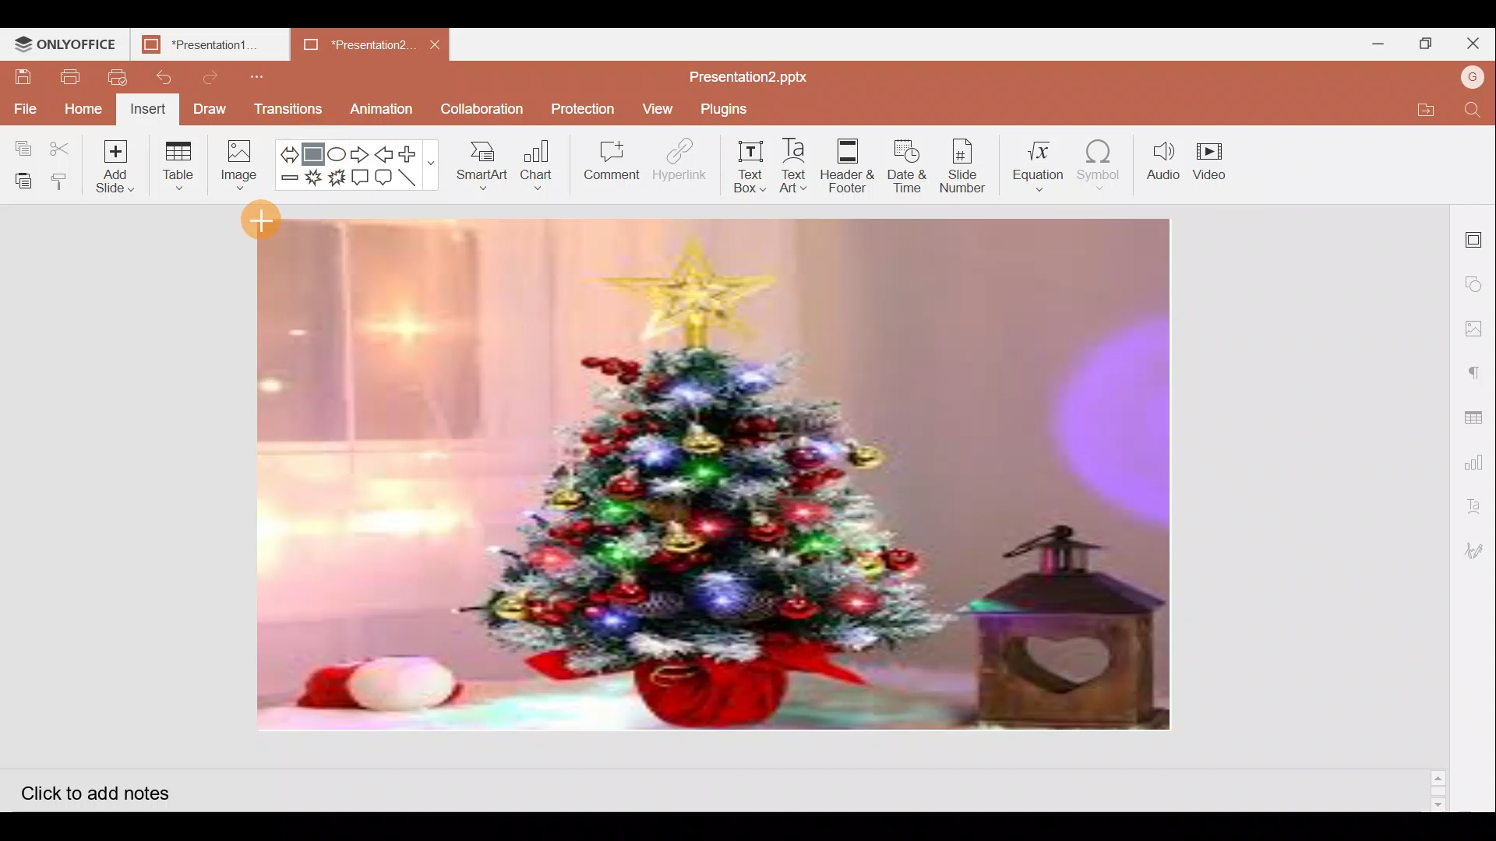 The height and width of the screenshot is (841, 1496). Describe the element at coordinates (1215, 167) in the screenshot. I see `Video` at that location.